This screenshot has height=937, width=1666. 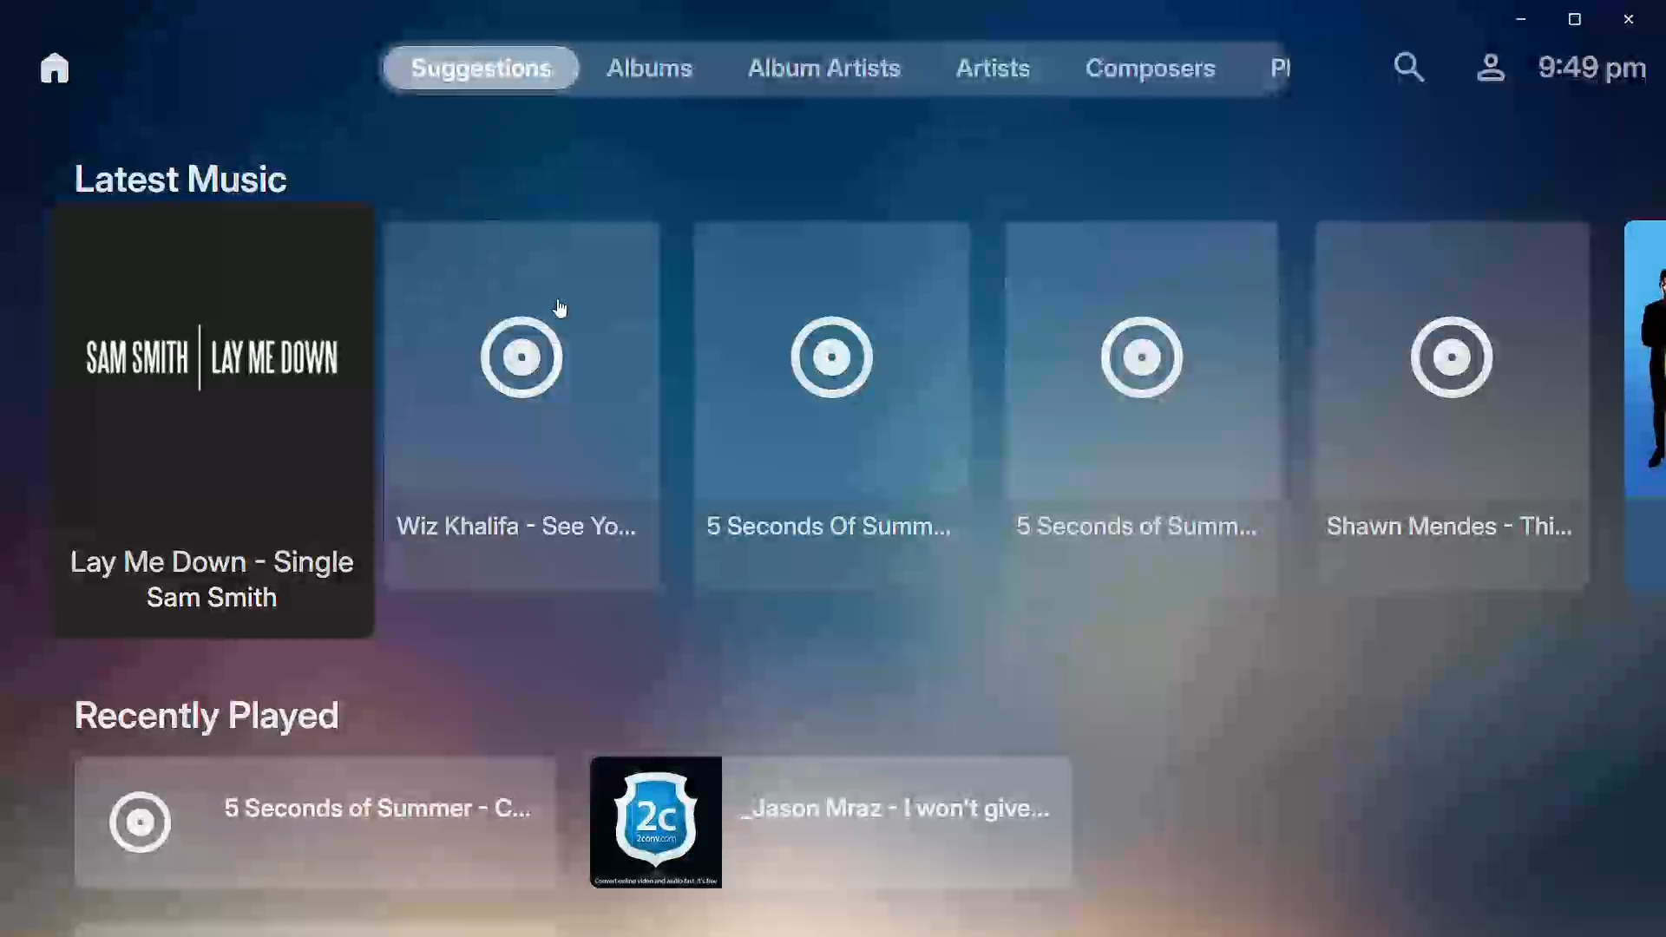 I want to click on Artists, so click(x=981, y=65).